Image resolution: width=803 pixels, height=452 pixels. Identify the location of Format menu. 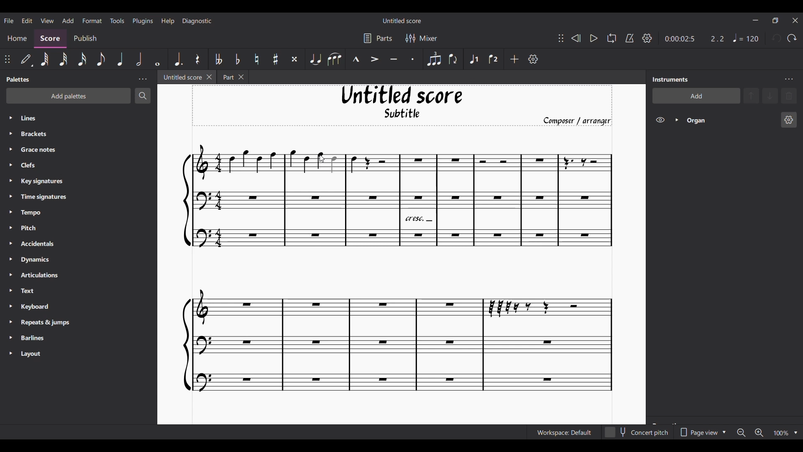
(92, 20).